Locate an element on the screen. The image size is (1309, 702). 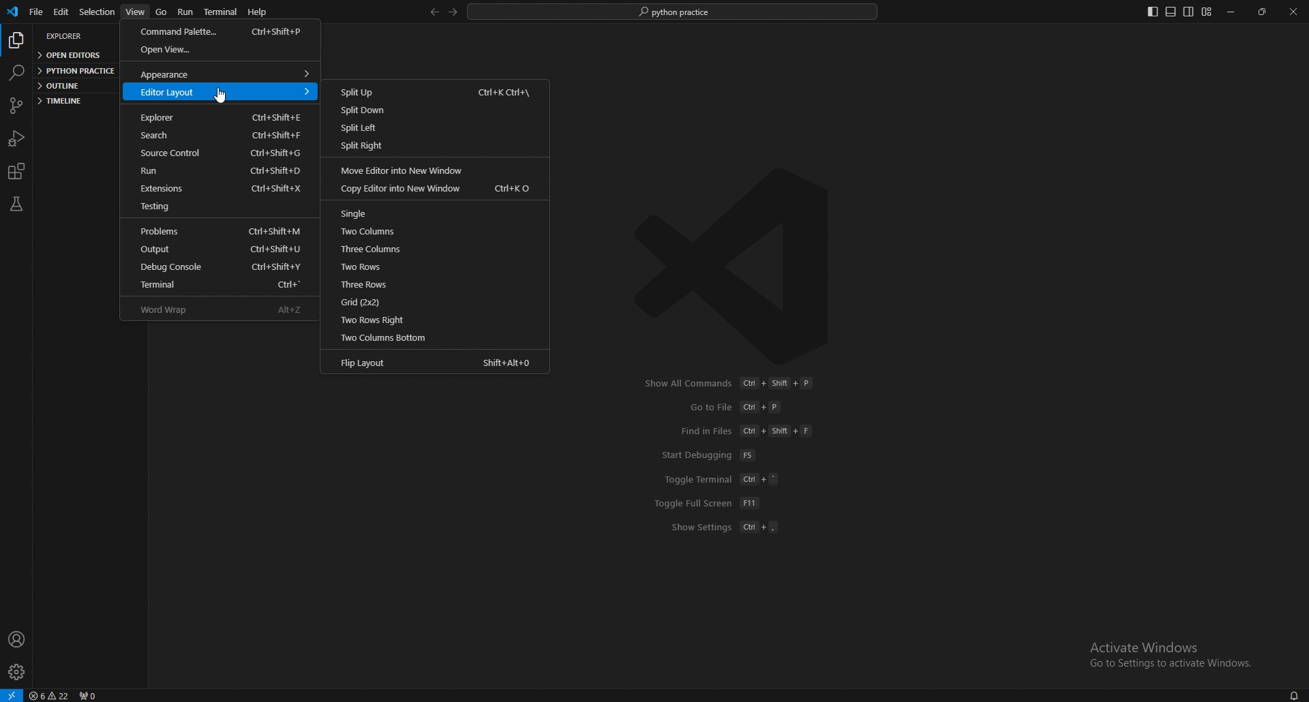
outline is located at coordinates (75, 85).